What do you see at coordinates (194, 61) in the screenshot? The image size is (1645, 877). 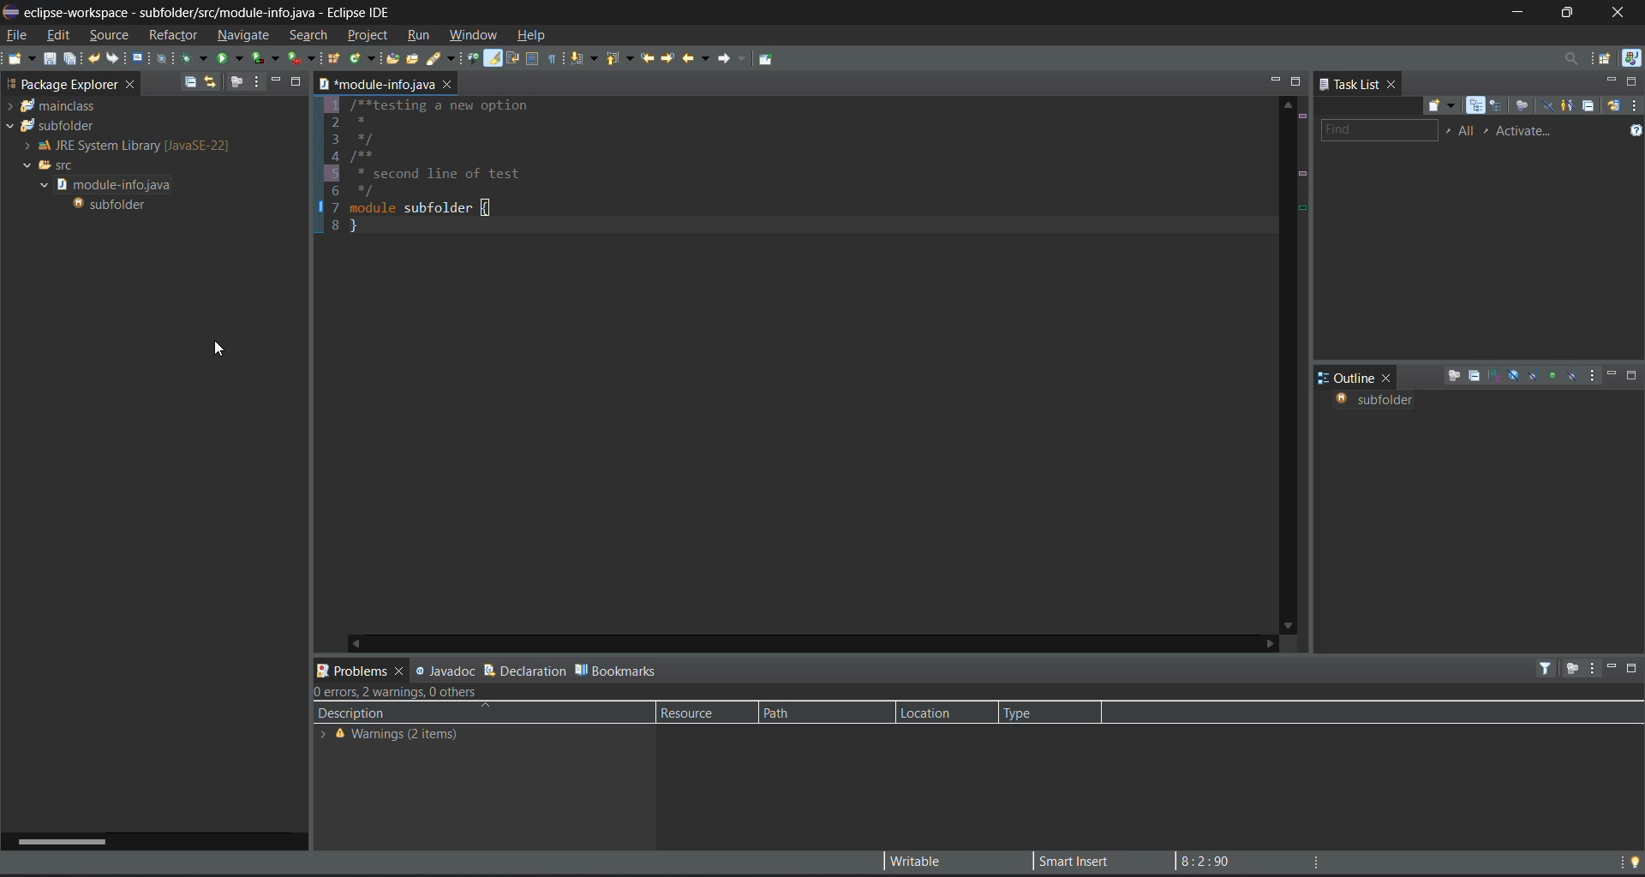 I see `debug` at bounding box center [194, 61].